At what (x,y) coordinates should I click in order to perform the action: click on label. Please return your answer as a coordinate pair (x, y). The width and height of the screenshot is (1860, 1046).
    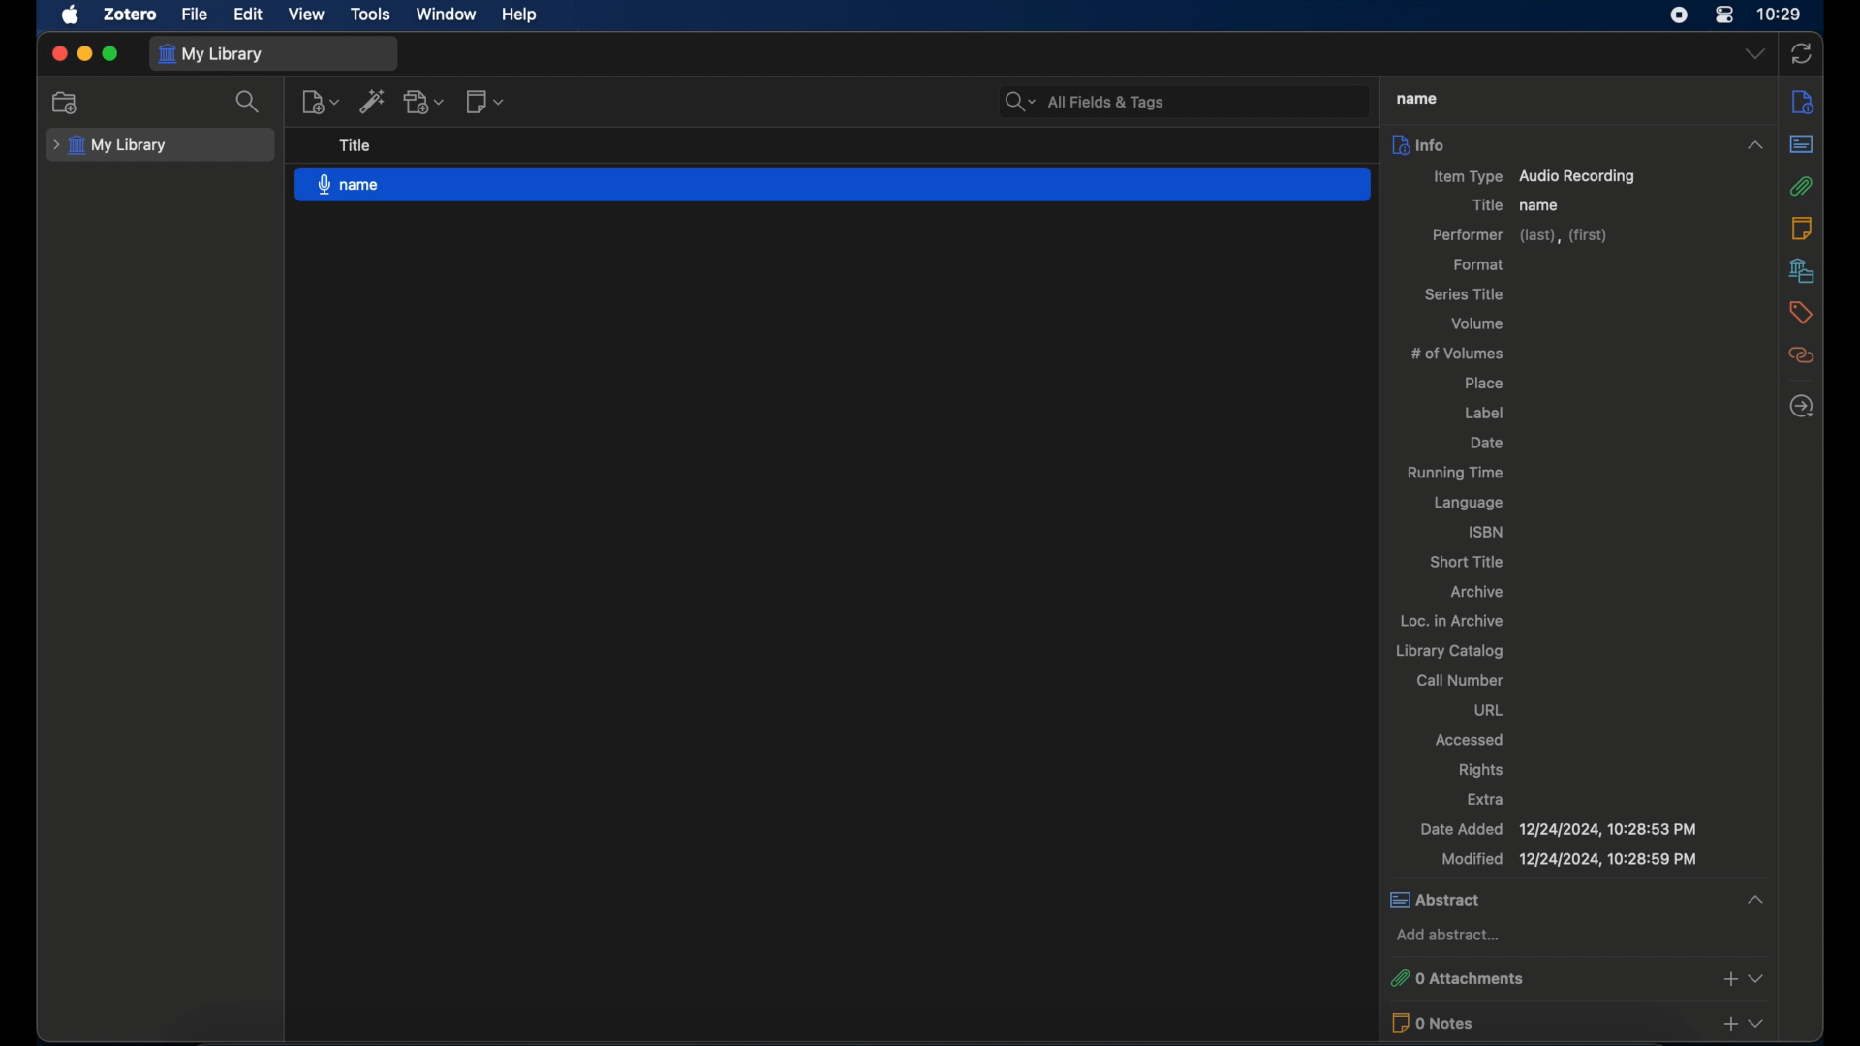
    Looking at the image, I should click on (1487, 413).